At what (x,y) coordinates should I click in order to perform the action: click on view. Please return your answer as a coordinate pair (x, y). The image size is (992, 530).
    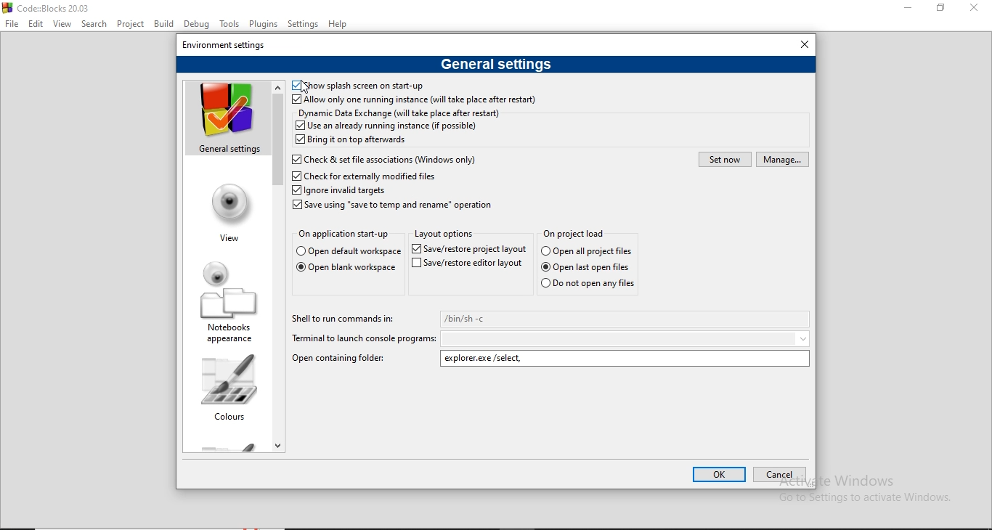
    Looking at the image, I should click on (227, 211).